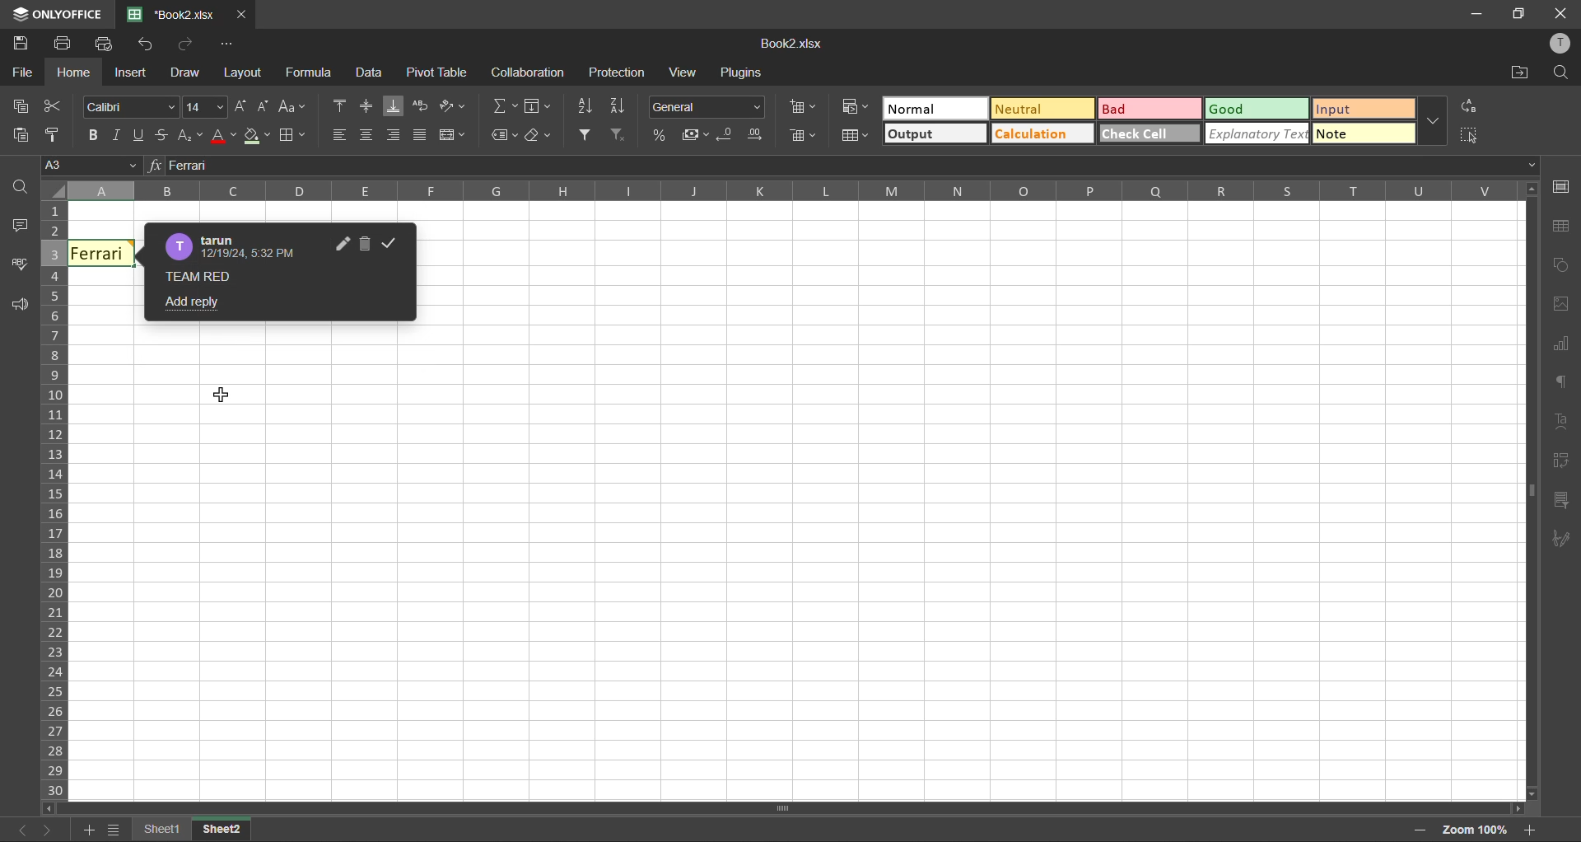  Describe the element at coordinates (422, 135) in the screenshot. I see `justified` at that location.